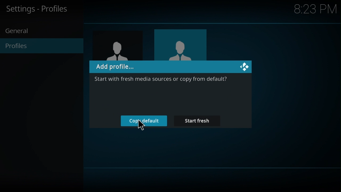 The width and height of the screenshot is (341, 192). I want to click on image, so click(112, 46).